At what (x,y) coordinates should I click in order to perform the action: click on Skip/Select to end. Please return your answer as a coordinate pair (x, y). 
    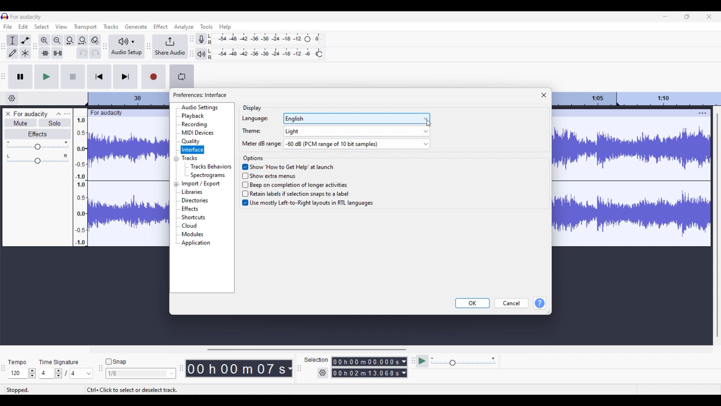
    Looking at the image, I should click on (126, 77).